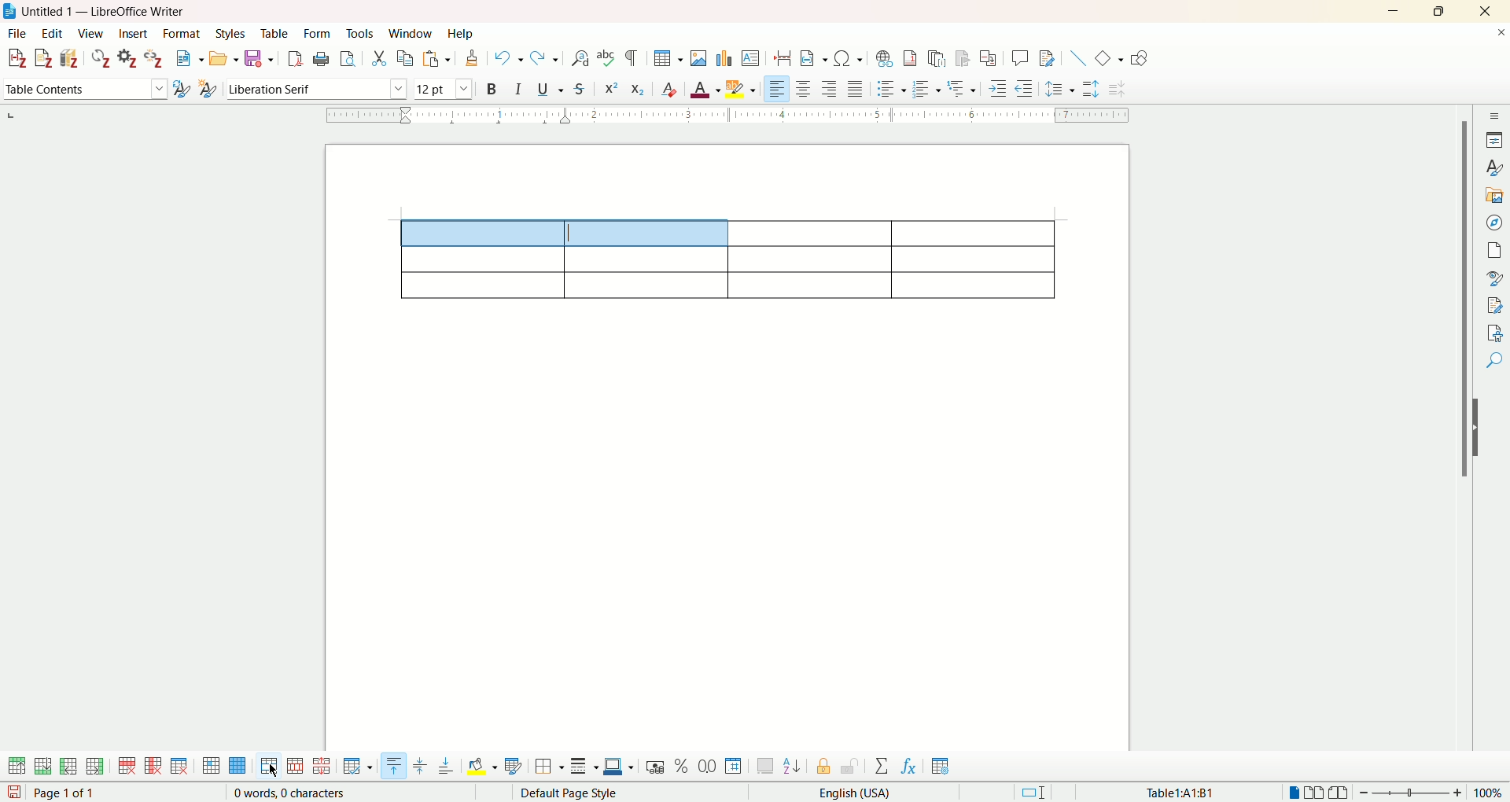 This screenshot has height=802, width=1510. Describe the element at coordinates (503, 58) in the screenshot. I see `undo` at that location.